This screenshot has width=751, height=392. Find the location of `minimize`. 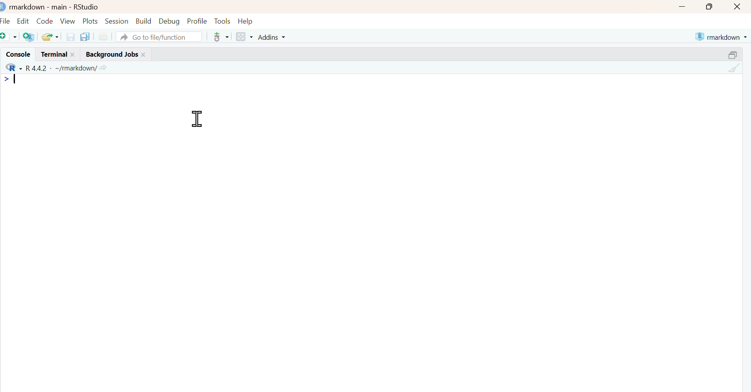

minimize is located at coordinates (682, 6).